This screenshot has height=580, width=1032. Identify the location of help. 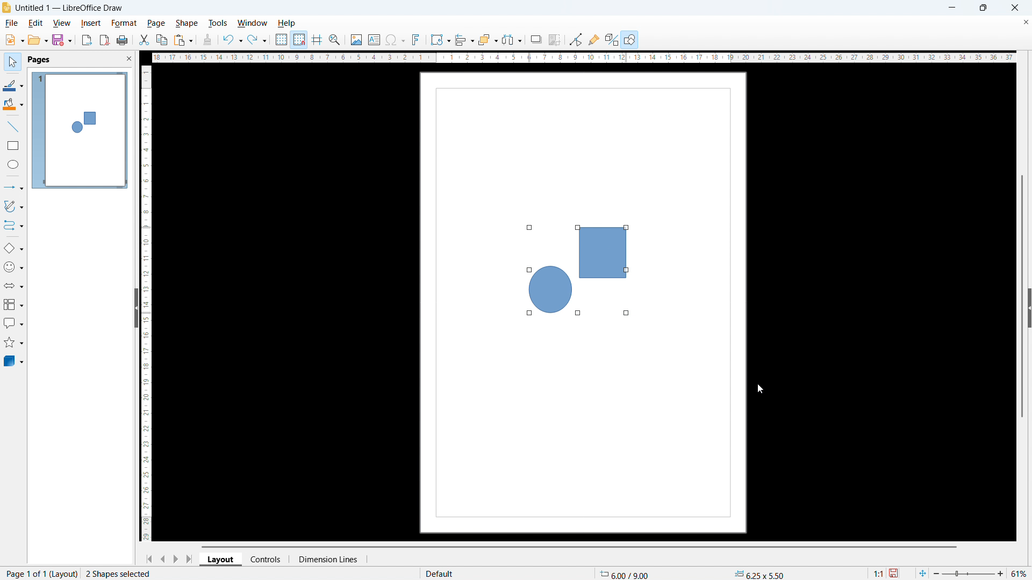
(287, 24).